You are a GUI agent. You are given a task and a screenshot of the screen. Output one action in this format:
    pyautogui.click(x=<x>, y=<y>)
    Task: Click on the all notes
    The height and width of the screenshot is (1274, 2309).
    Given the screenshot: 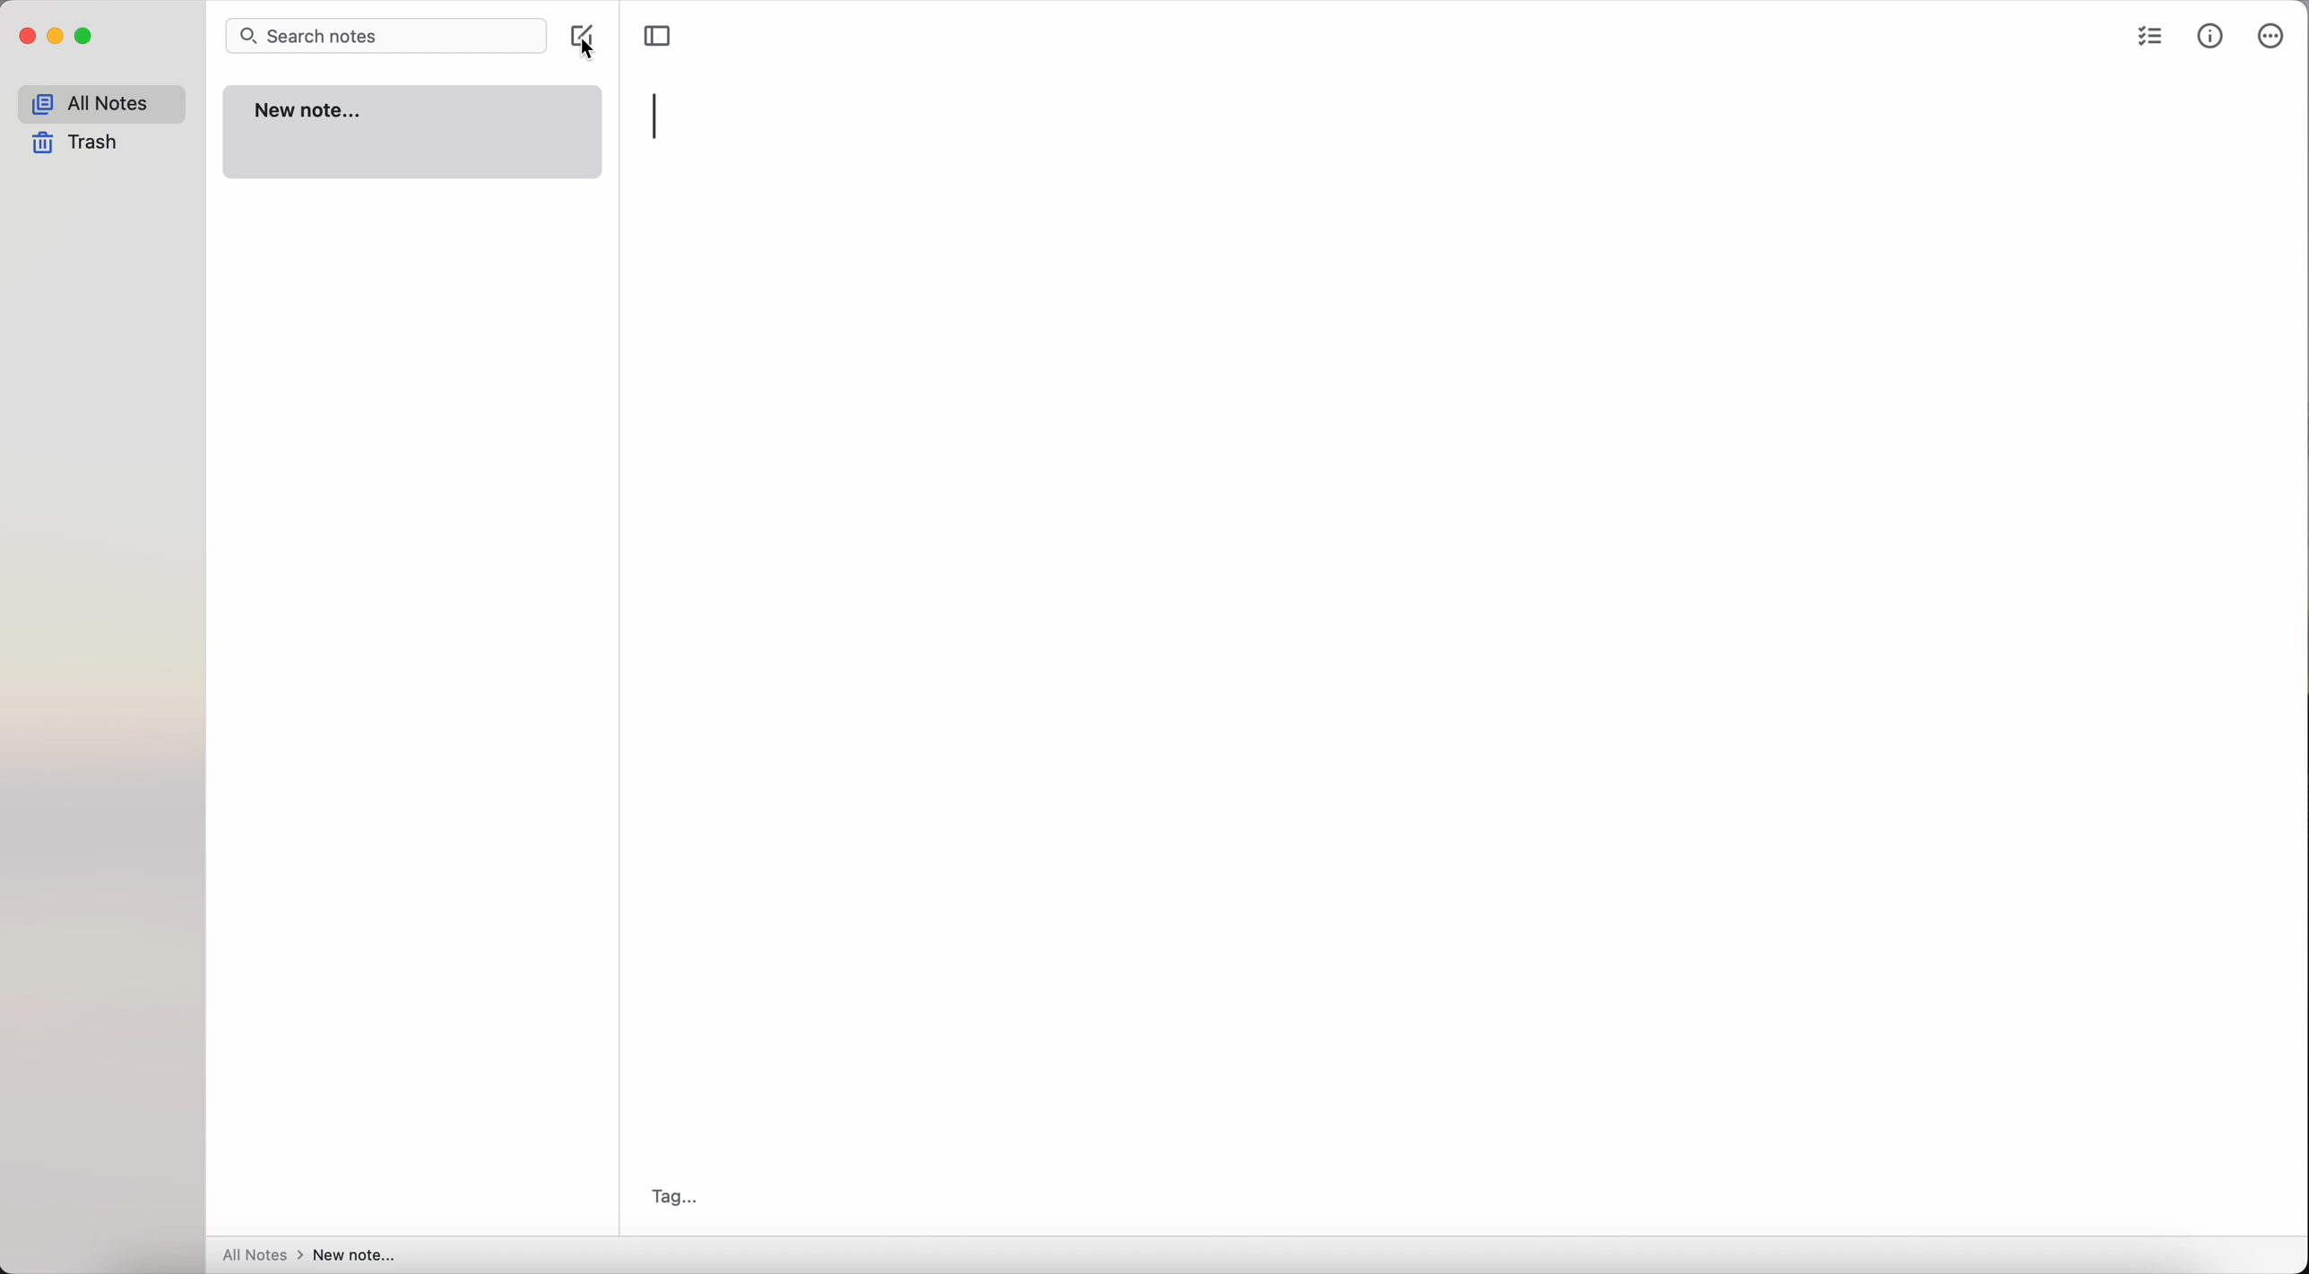 What is the action you would take?
    pyautogui.click(x=101, y=104)
    